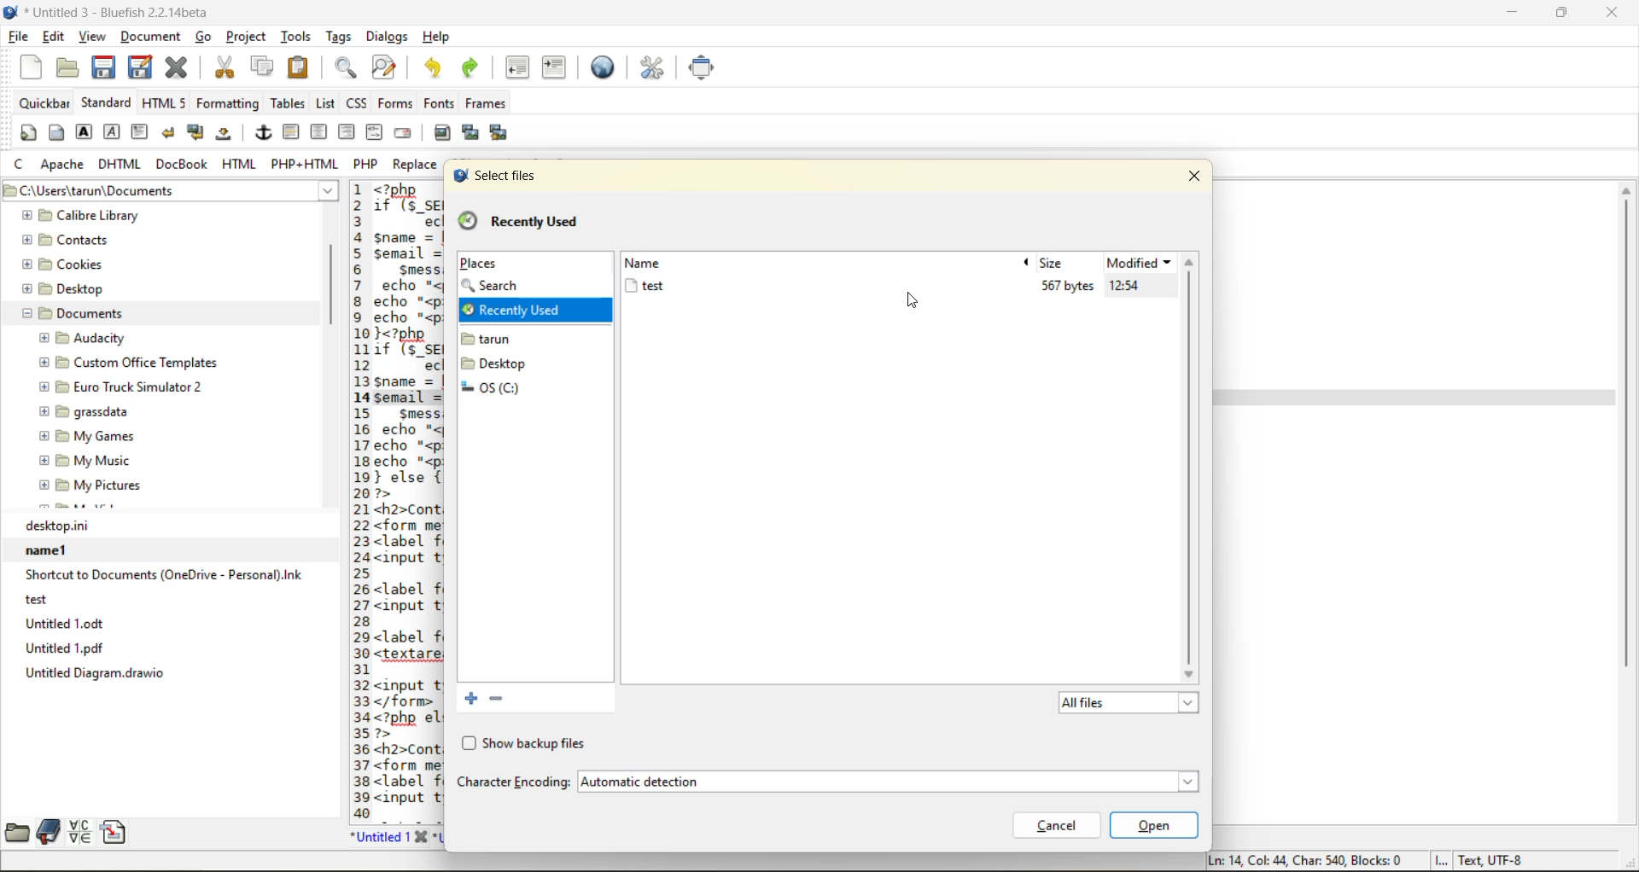  What do you see at coordinates (1617, 14) in the screenshot?
I see `close` at bounding box center [1617, 14].